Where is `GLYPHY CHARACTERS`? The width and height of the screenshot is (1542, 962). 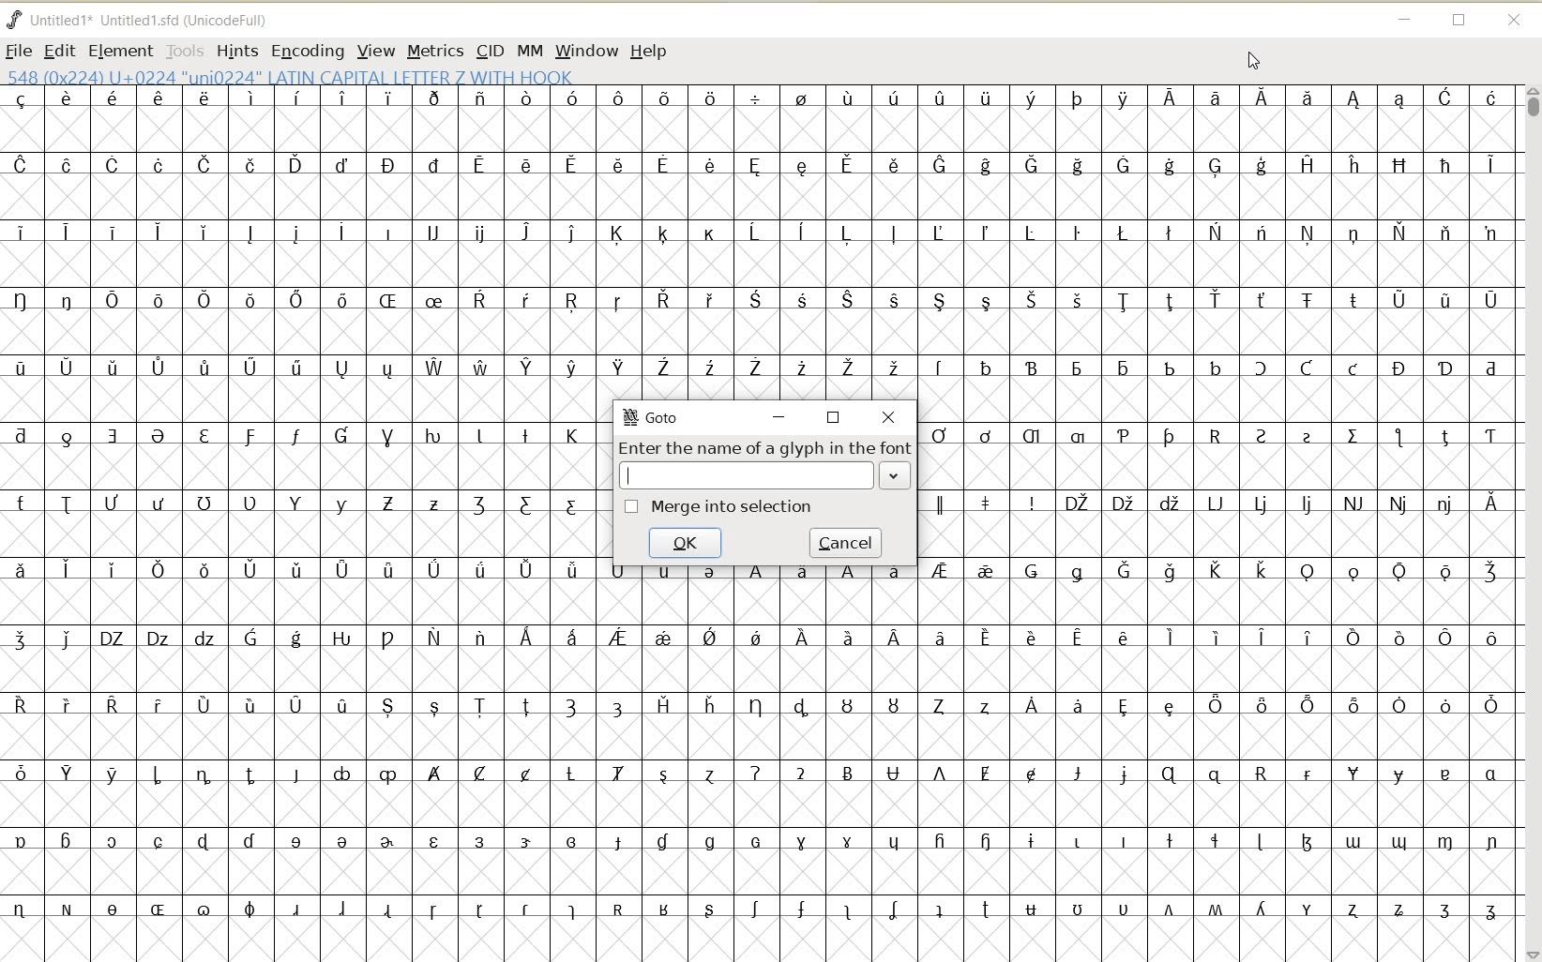
GLYPHY CHARACTERS is located at coordinates (300, 513).